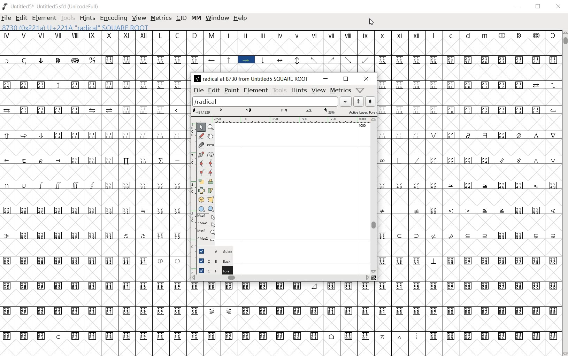 The height and width of the screenshot is (356, 568). What do you see at coordinates (272, 101) in the screenshot?
I see `load word list` at bounding box center [272, 101].